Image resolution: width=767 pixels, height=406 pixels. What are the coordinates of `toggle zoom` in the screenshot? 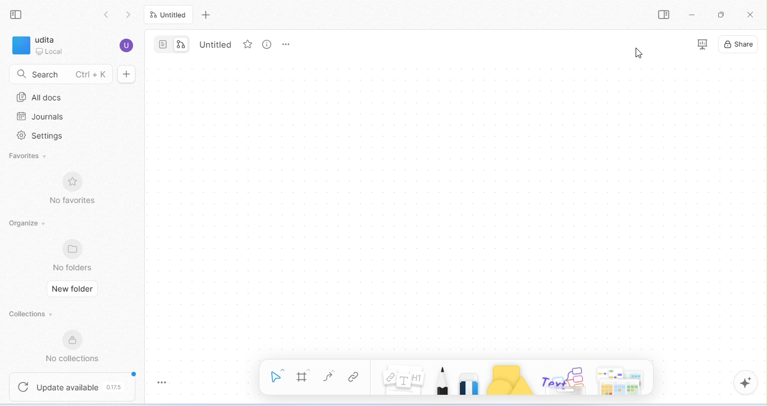 It's located at (162, 380).